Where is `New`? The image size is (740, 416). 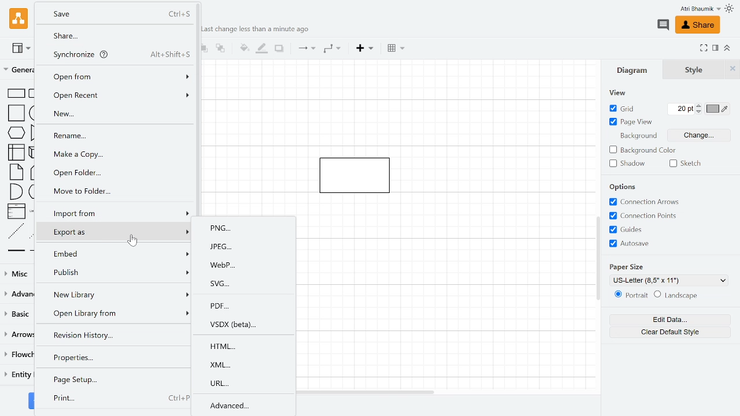 New is located at coordinates (113, 114).